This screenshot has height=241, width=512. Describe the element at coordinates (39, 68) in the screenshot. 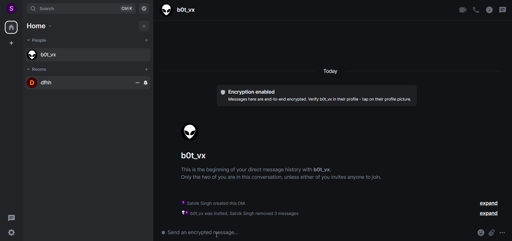

I see `room` at that location.